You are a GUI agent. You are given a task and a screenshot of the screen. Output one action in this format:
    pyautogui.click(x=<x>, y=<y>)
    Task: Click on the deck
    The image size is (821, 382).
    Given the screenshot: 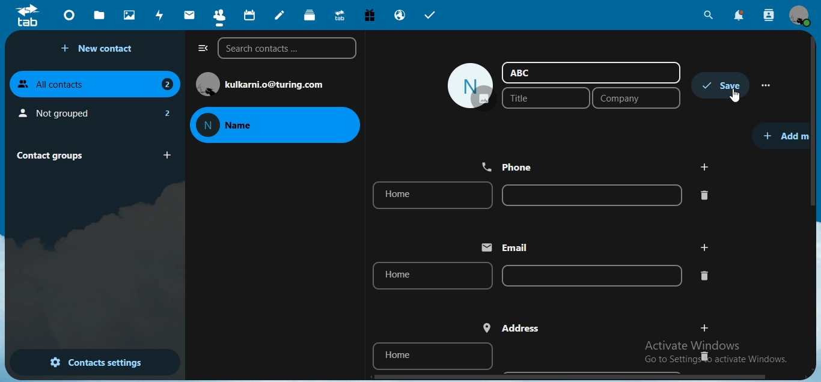 What is the action you would take?
    pyautogui.click(x=311, y=16)
    